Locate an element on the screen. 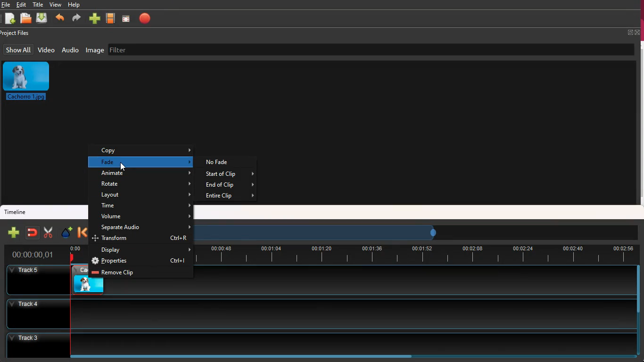 The height and width of the screenshot is (362, 644). transform is located at coordinates (143, 239).